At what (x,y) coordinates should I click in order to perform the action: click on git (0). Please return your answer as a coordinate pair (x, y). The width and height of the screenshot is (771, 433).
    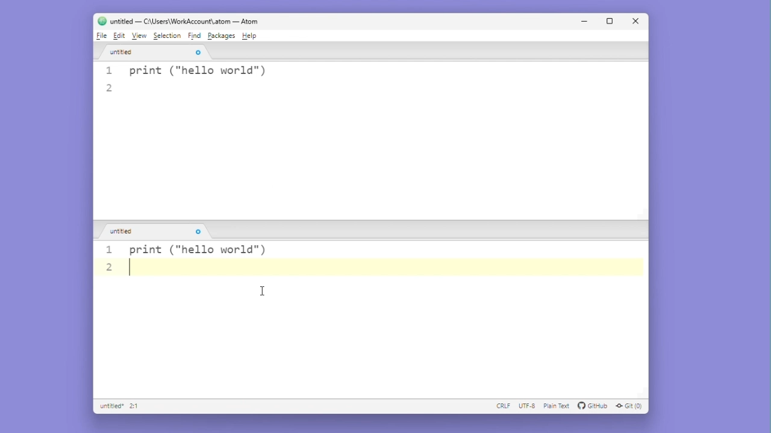
    Looking at the image, I should click on (632, 406).